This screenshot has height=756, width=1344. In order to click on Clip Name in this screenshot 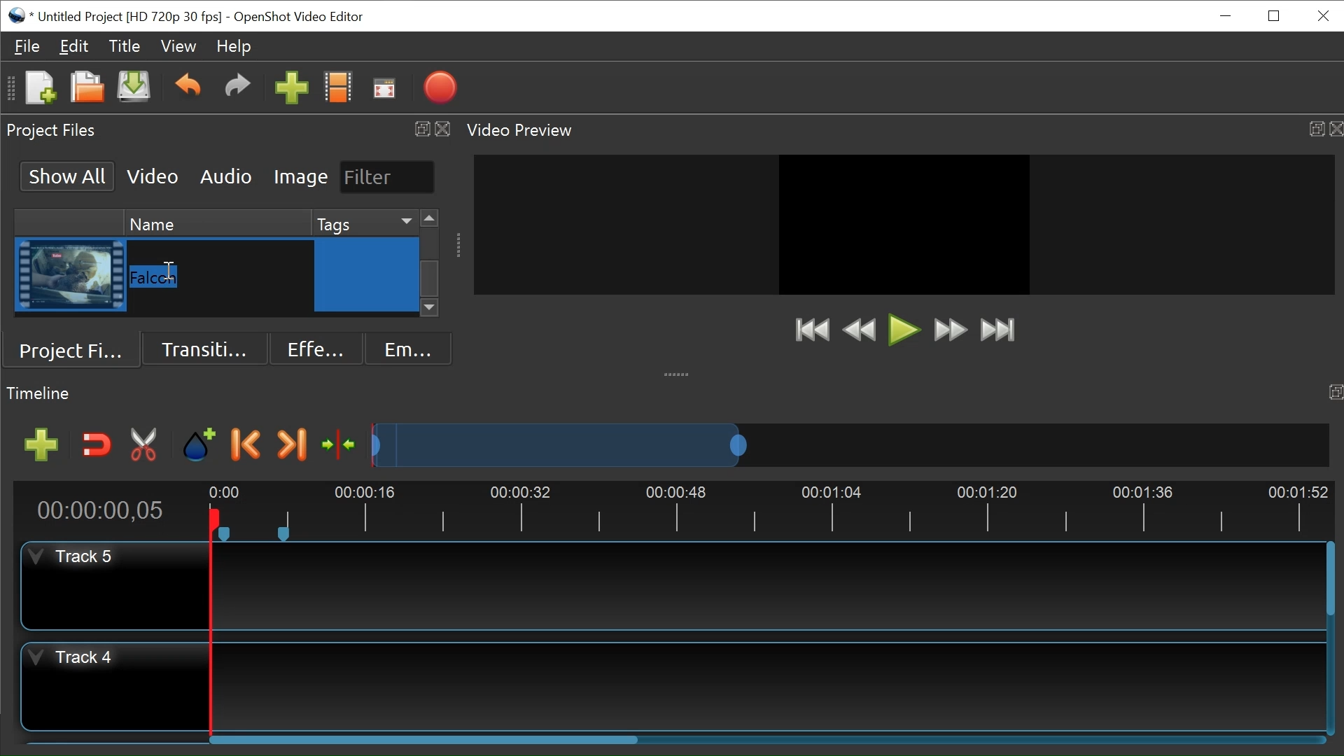, I will do `click(221, 276)`.